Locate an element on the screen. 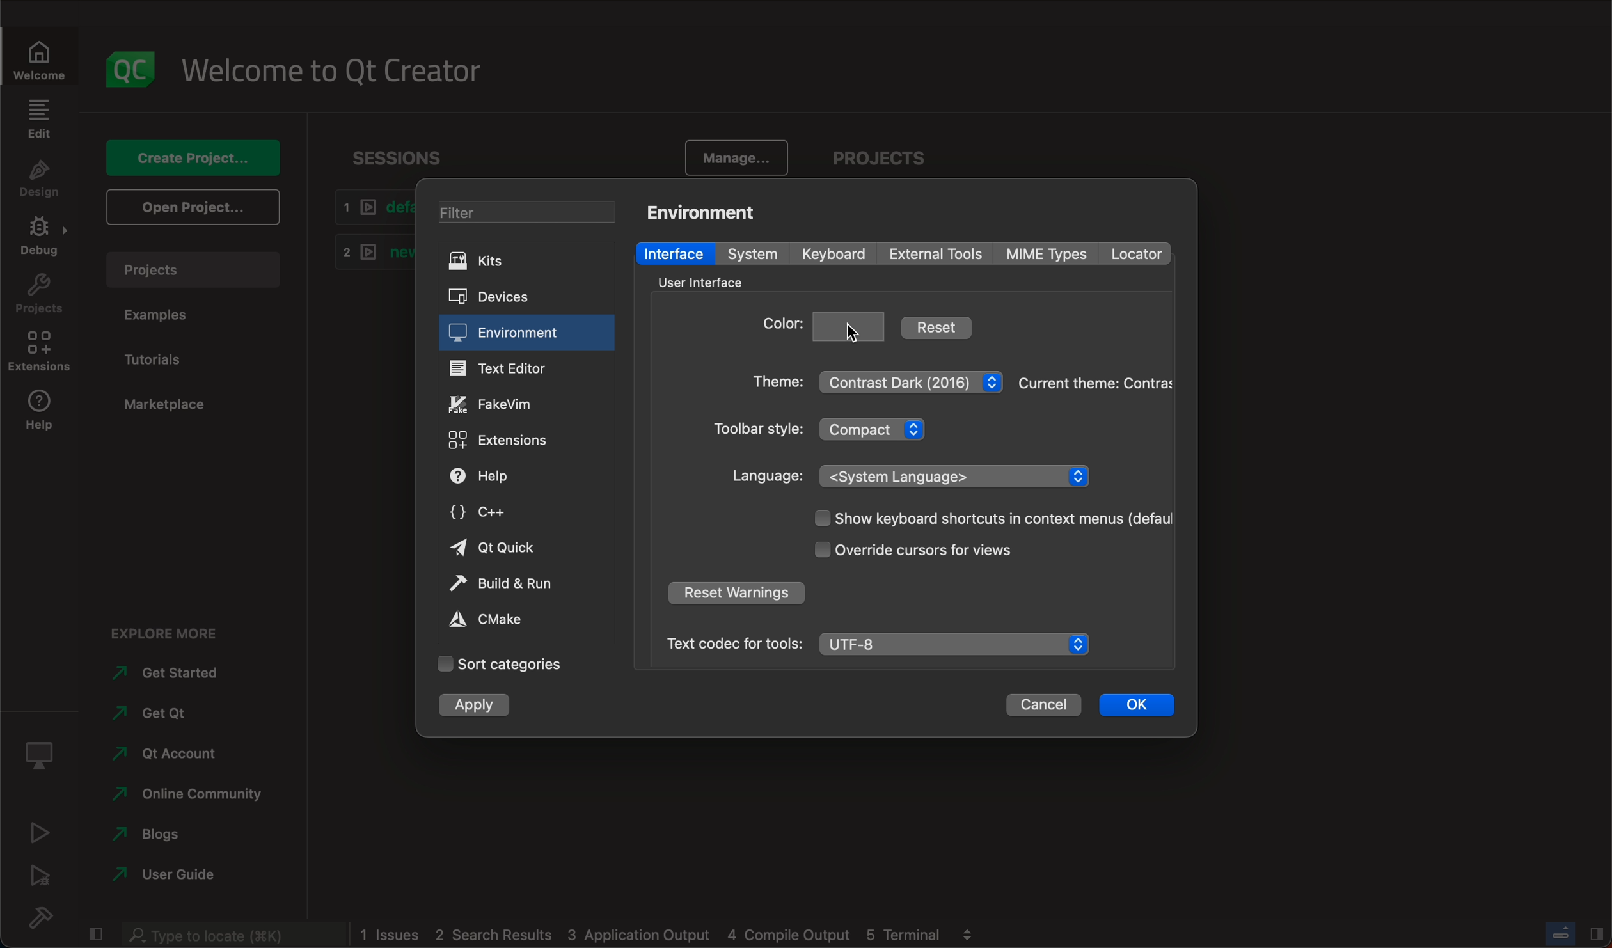  MIME is located at coordinates (1048, 254).